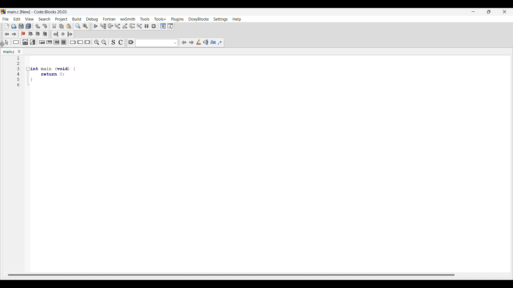  What do you see at coordinates (160, 19) in the screenshot?
I see `Tools+ menu` at bounding box center [160, 19].